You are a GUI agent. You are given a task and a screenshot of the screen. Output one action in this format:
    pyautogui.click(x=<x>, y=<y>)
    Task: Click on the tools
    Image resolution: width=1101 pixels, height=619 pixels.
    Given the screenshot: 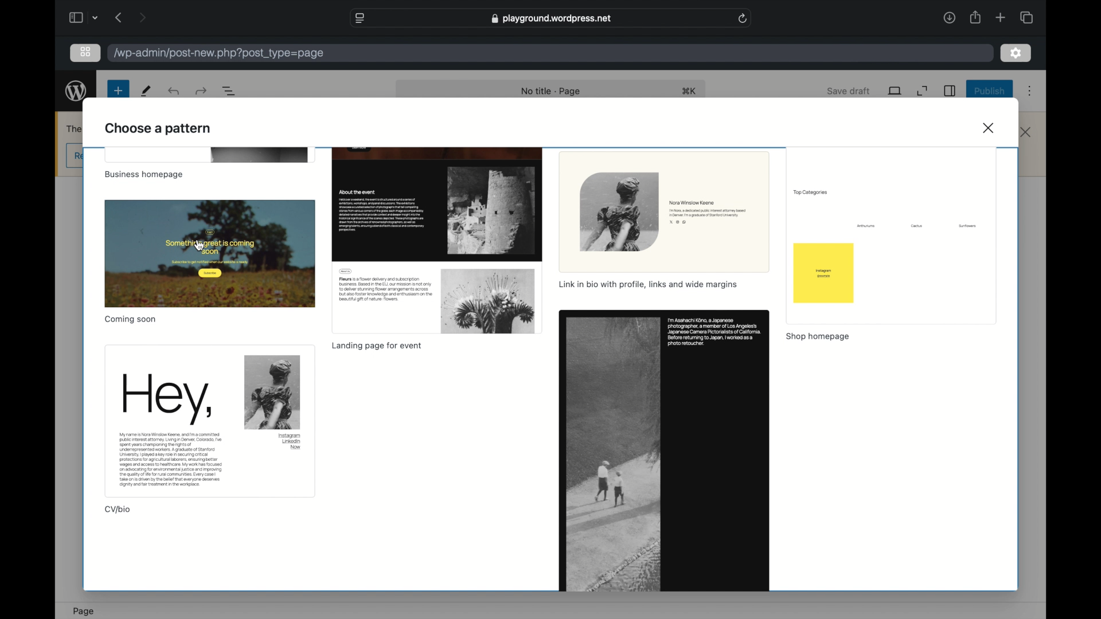 What is the action you would take?
    pyautogui.click(x=146, y=91)
    